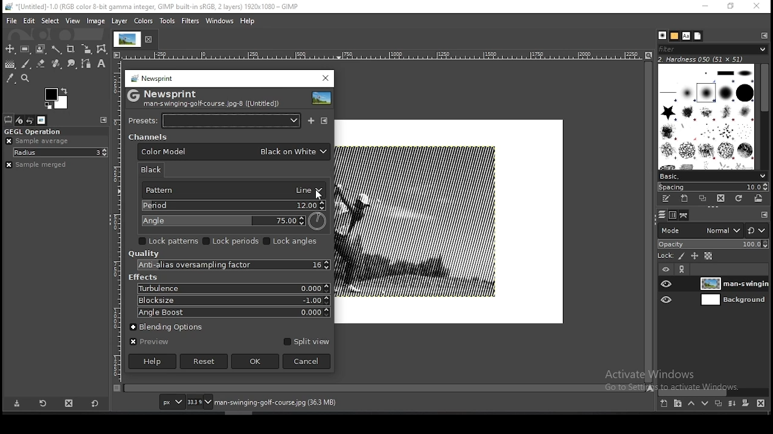 The image size is (773, 434). Describe the element at coordinates (220, 21) in the screenshot. I see `windows` at that location.